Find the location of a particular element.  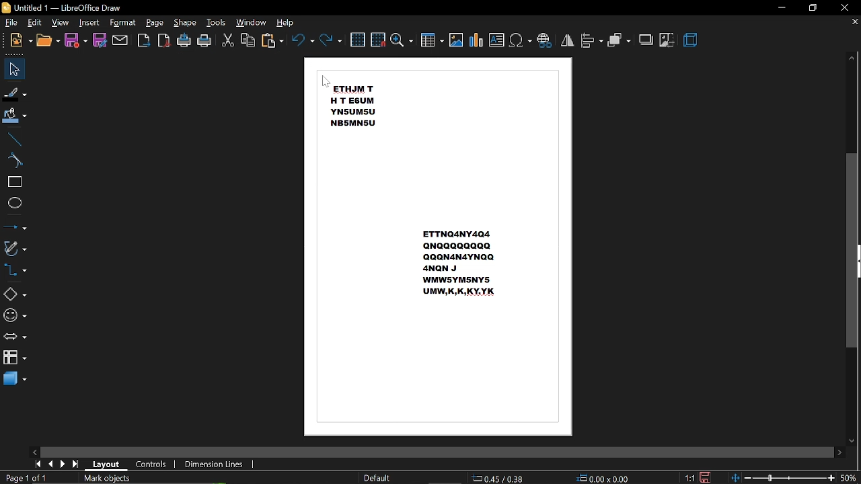

change zoom is located at coordinates (783, 479).